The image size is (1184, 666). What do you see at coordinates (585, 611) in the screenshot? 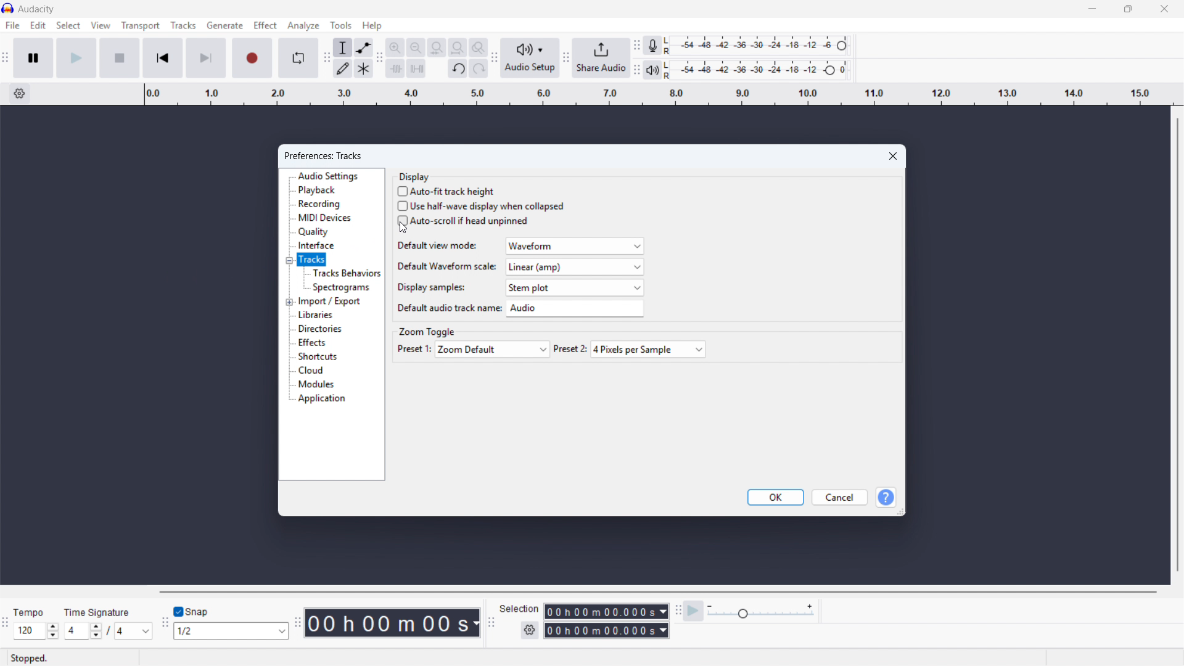
I see `start time` at bounding box center [585, 611].